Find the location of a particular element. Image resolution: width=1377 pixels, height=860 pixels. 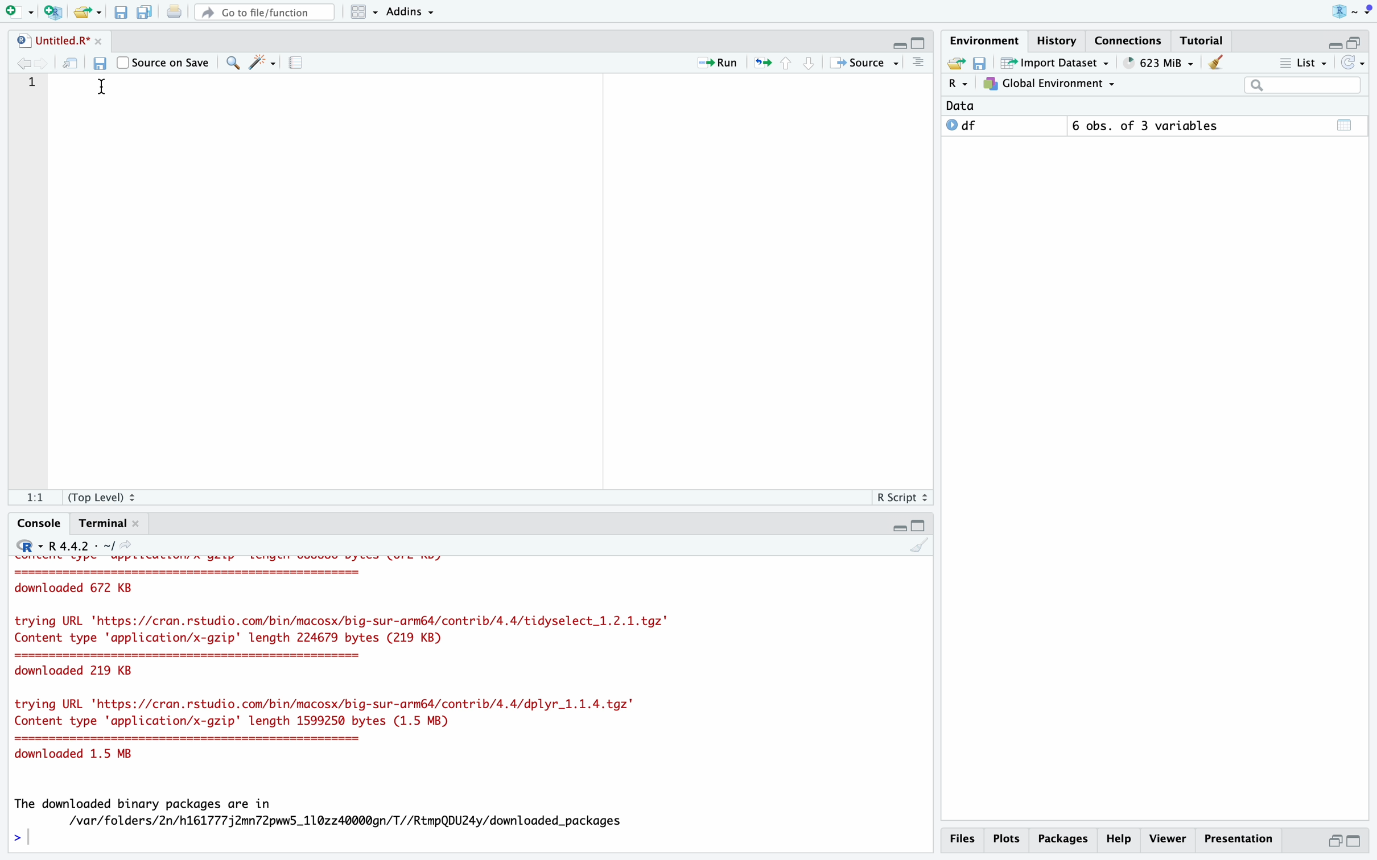

(Top Level) is located at coordinates (104, 497).